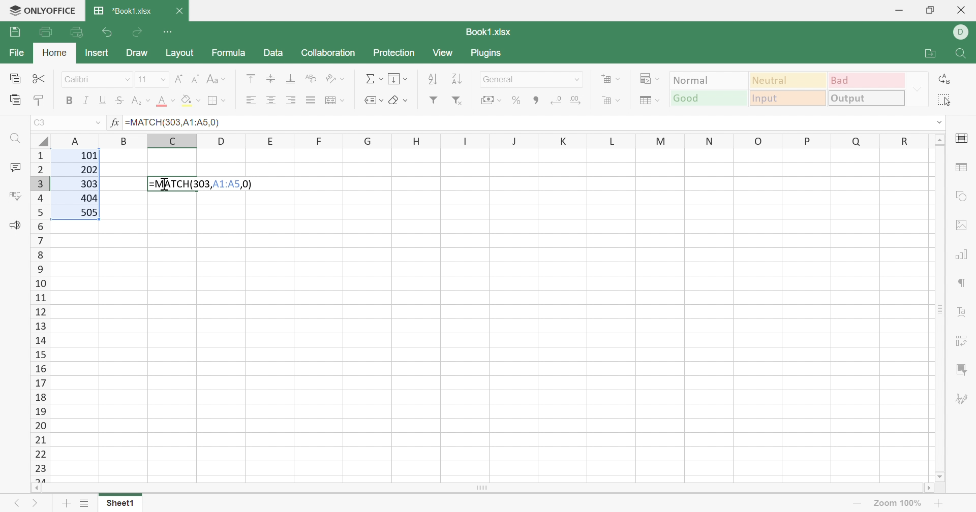 The image size is (976, 512). I want to click on Book1.xlsx, so click(486, 33).